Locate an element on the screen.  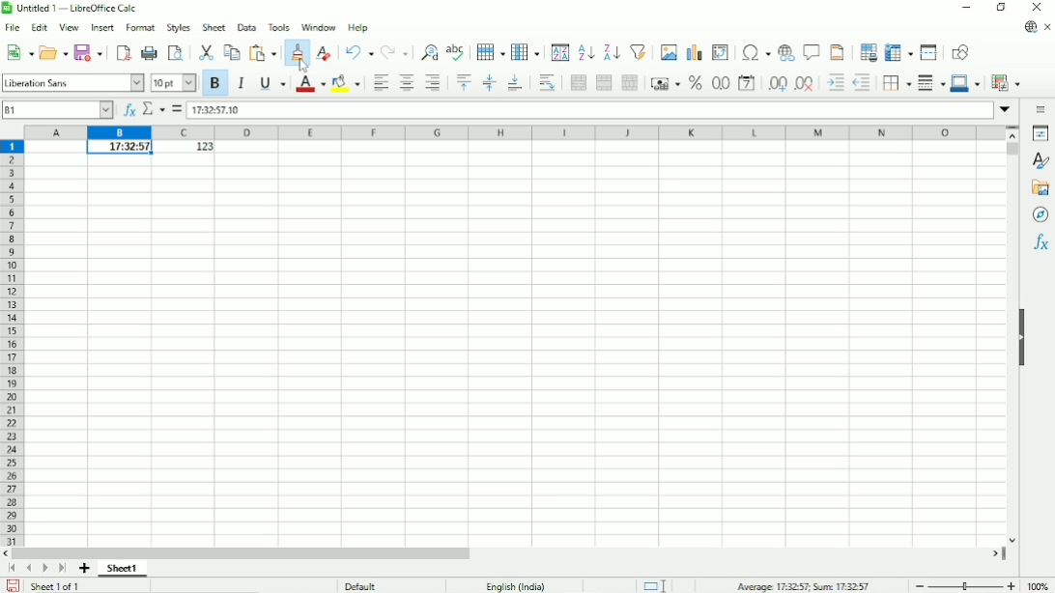
Vertical scrollbar is located at coordinates (1012, 152).